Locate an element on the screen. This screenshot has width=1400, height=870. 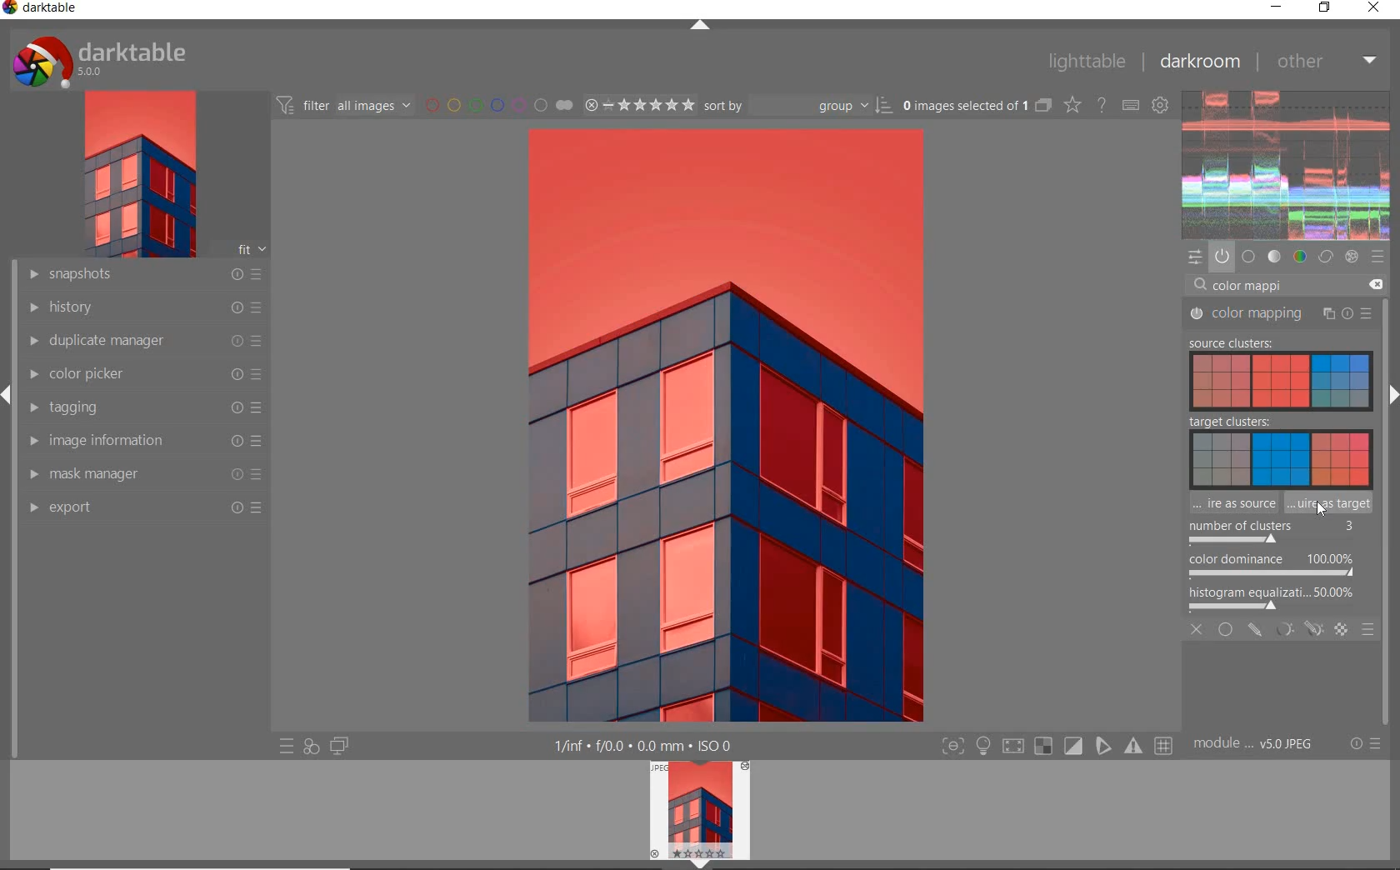
BLENDING OPTIONS is located at coordinates (1368, 631).